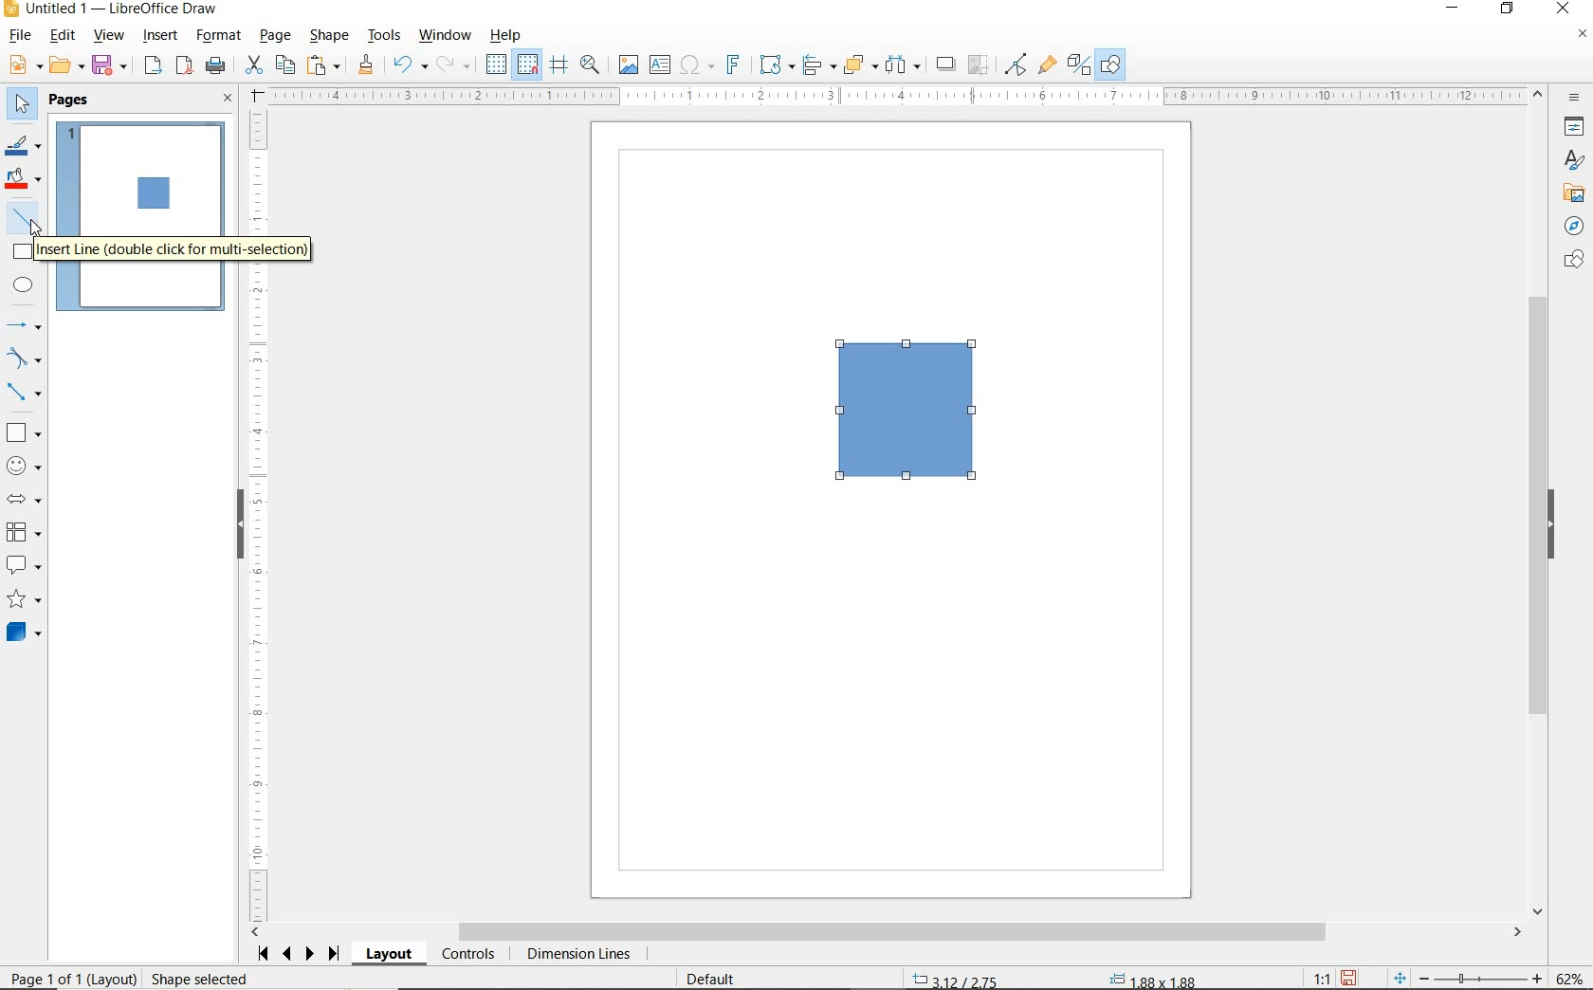 The height and width of the screenshot is (990, 1593). I want to click on SCROLLBAR, so click(1541, 502).